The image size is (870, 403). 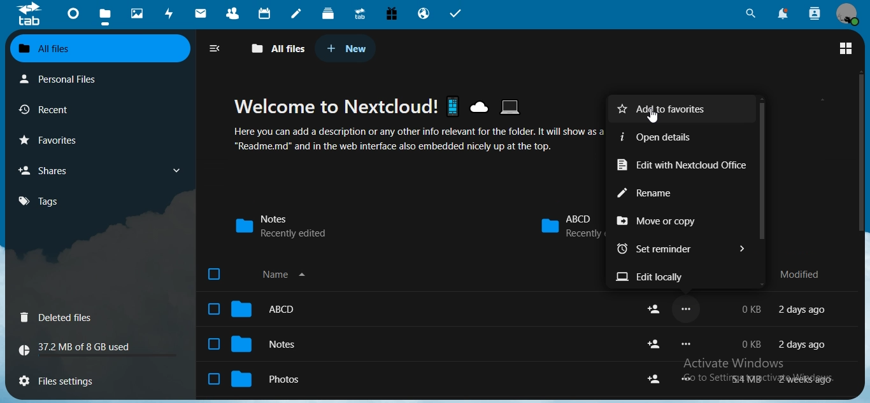 What do you see at coordinates (846, 48) in the screenshot?
I see `switch to grid view` at bounding box center [846, 48].